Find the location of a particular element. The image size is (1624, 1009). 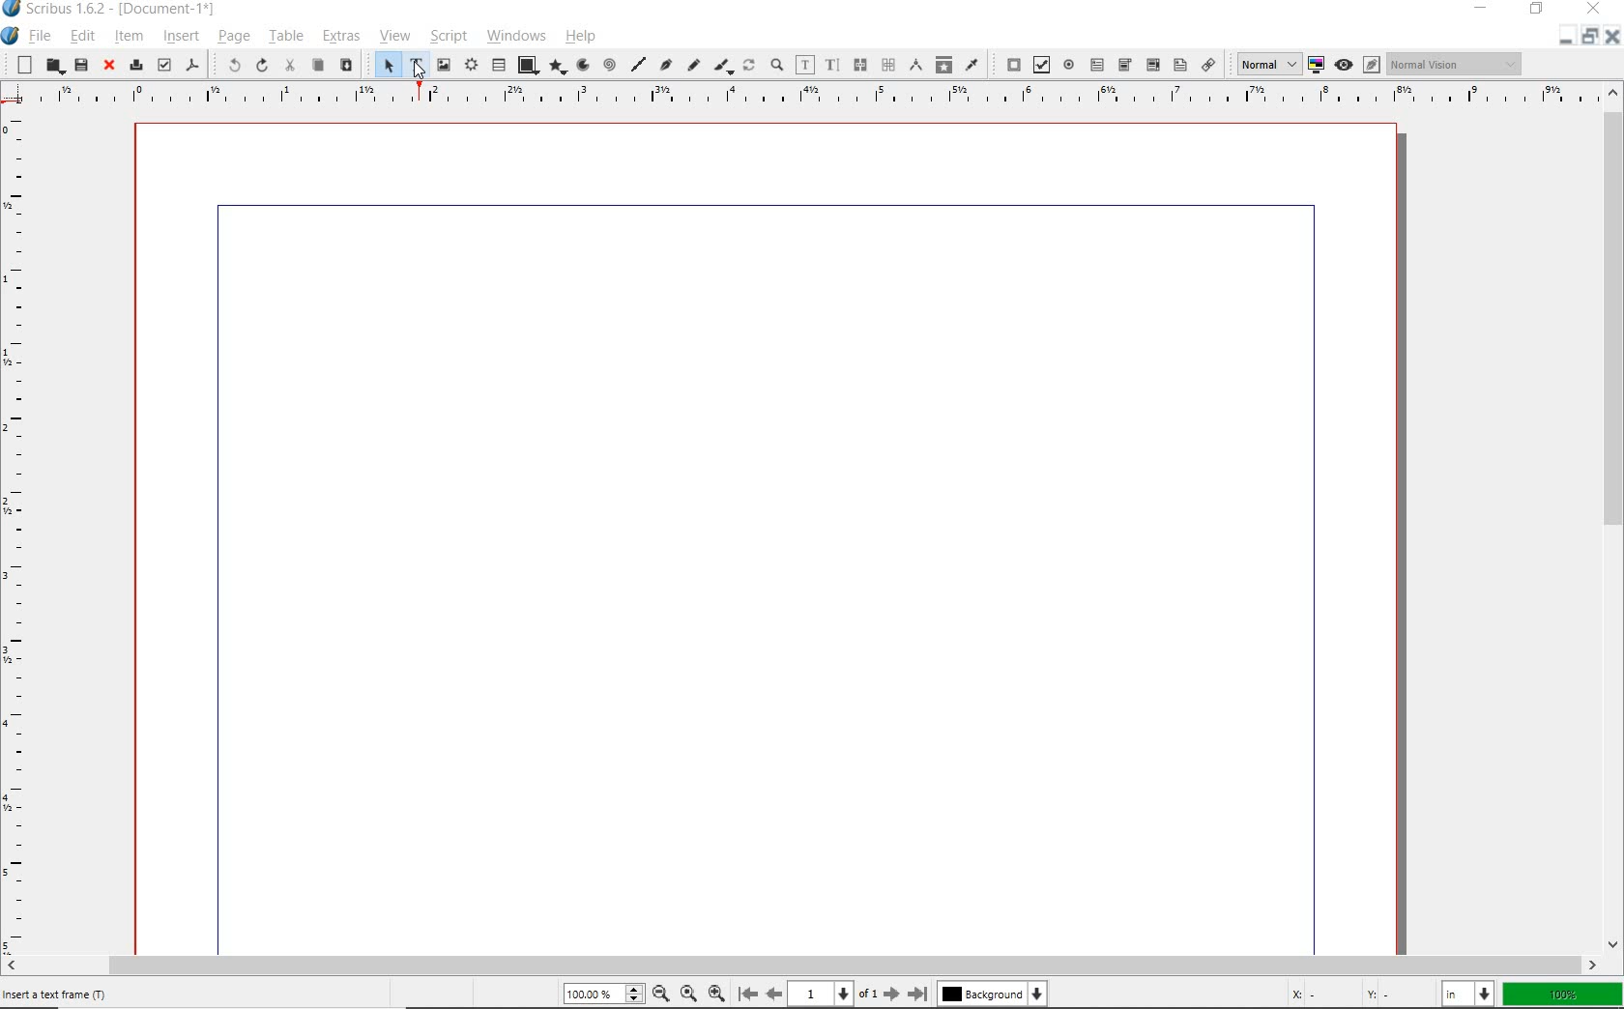

Insert a text frame (T) is located at coordinates (61, 993).